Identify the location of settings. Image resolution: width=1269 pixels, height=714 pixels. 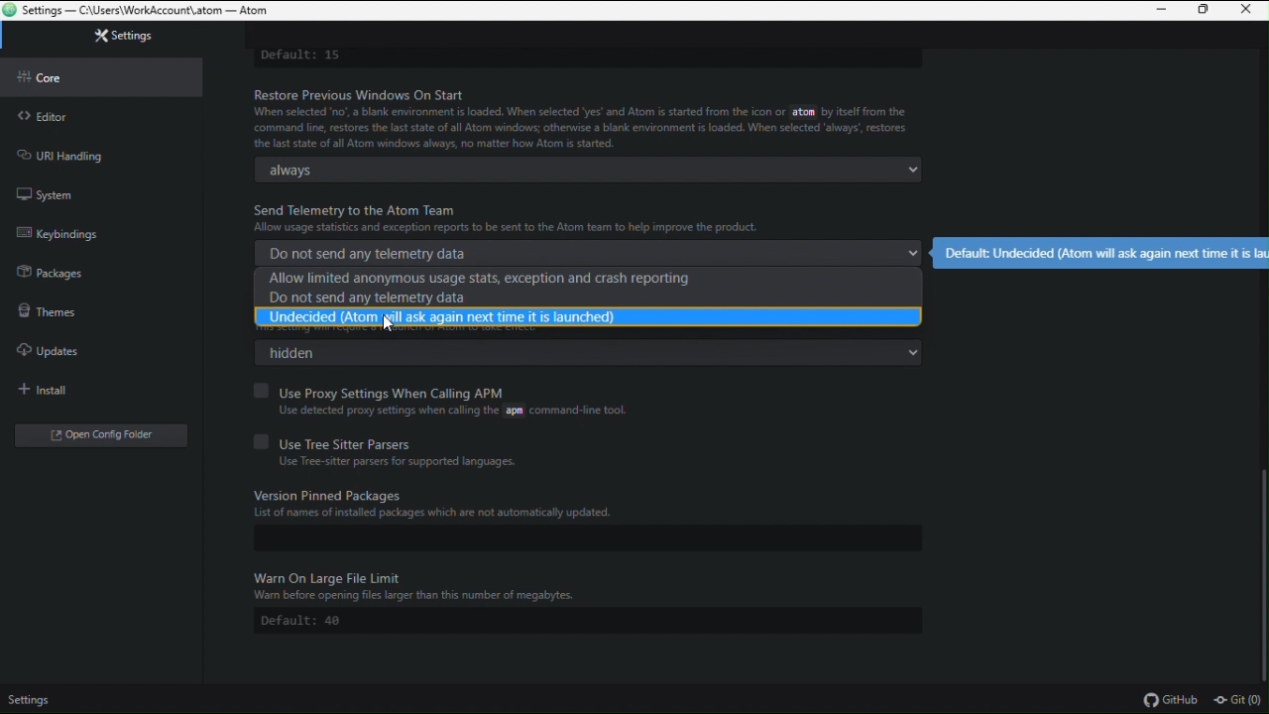
(103, 41).